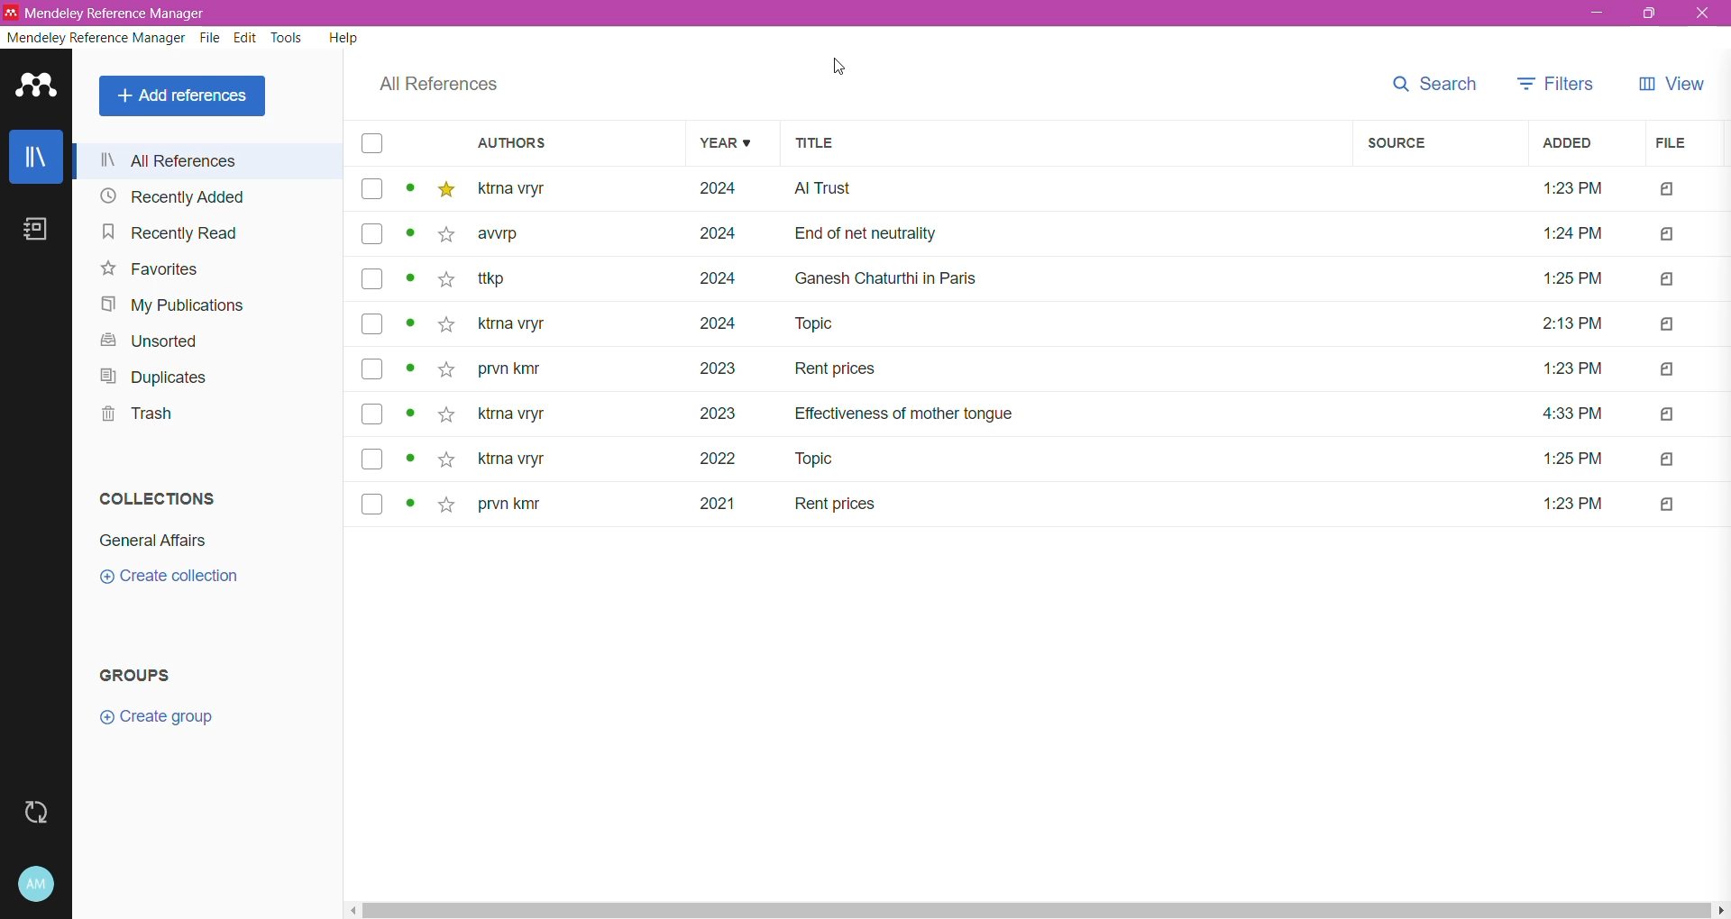  Describe the element at coordinates (1577, 323) in the screenshot. I see `2:13 PM` at that location.